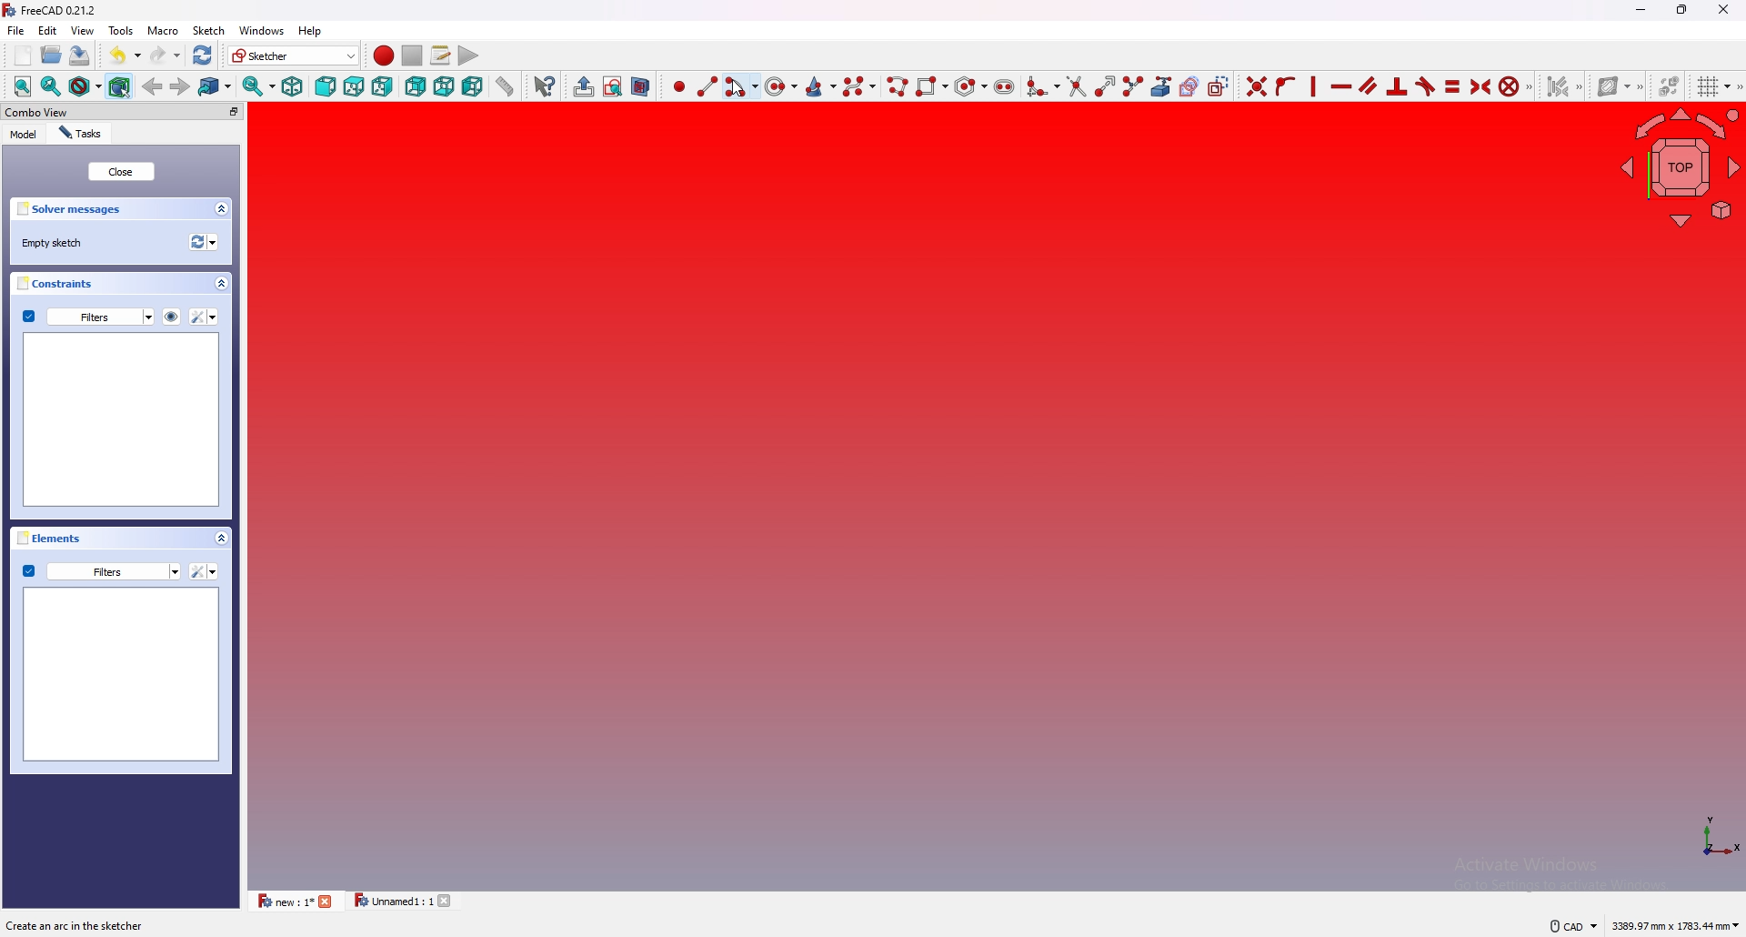  Describe the element at coordinates (468, 55) in the screenshot. I see `execute macro` at that location.